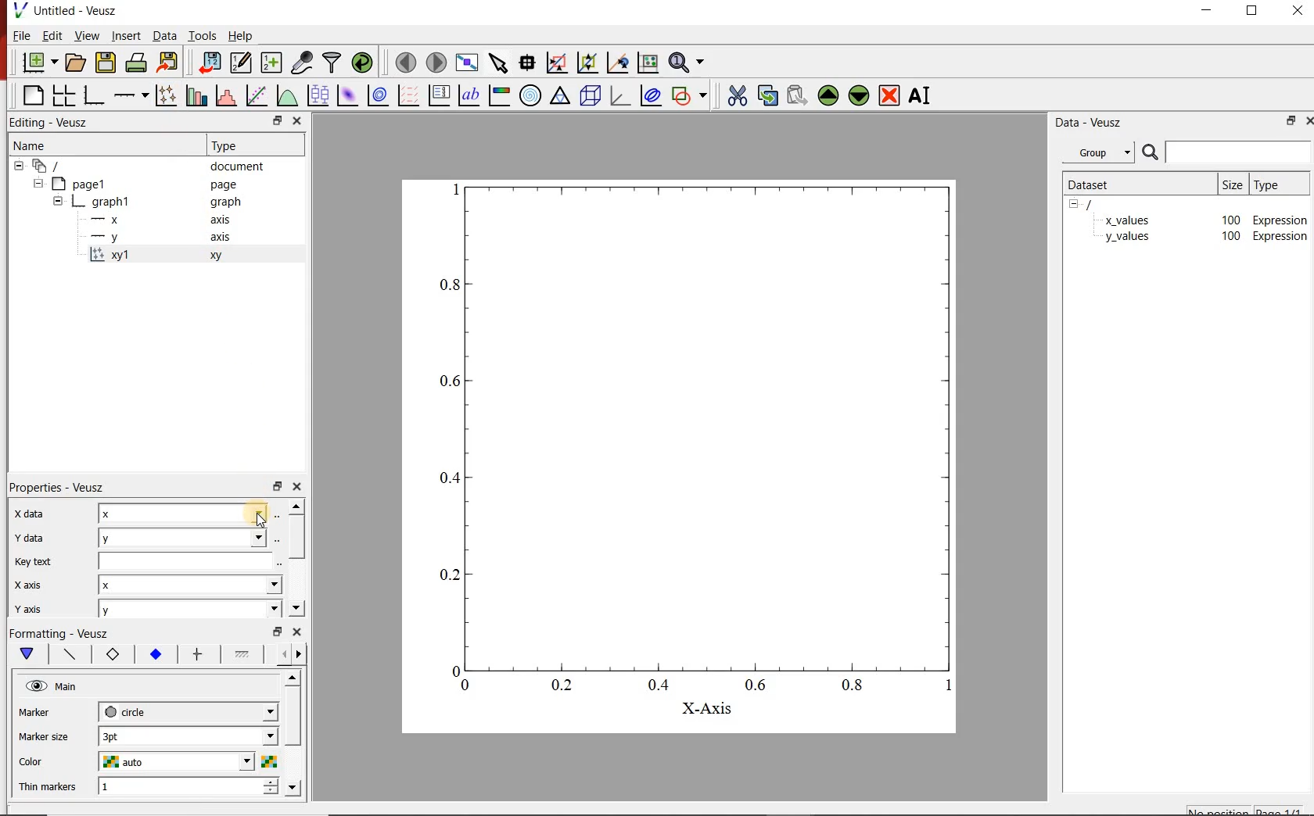  Describe the element at coordinates (76, 10) in the screenshot. I see `Untitled - Veusz` at that location.